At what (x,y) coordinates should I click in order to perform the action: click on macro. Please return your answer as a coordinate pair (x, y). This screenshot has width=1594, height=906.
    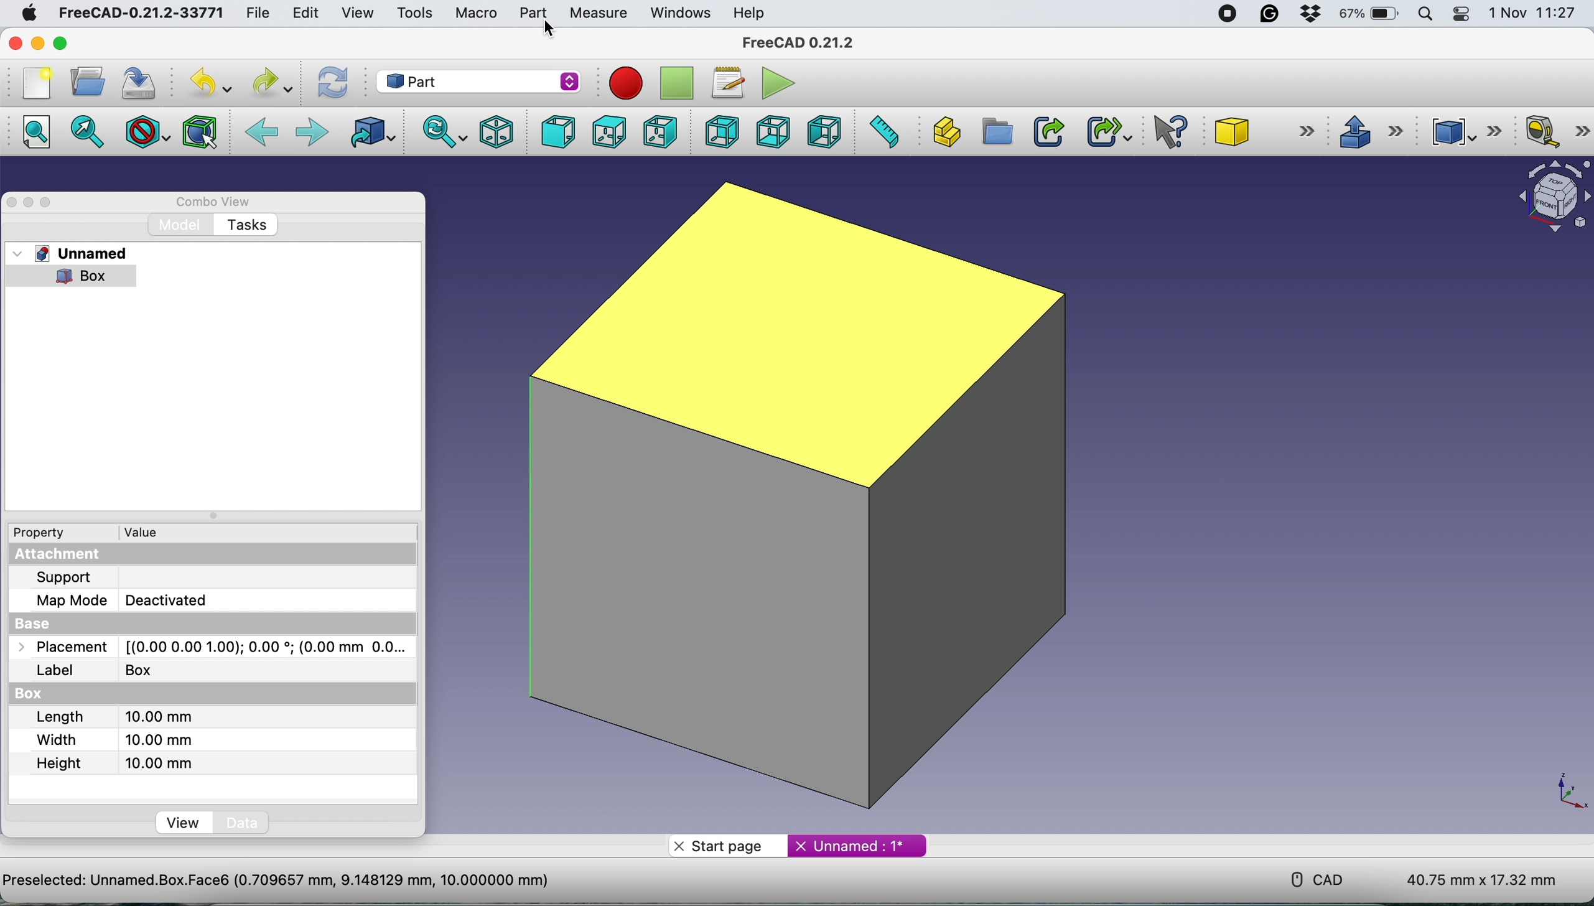
    Looking at the image, I should click on (475, 14).